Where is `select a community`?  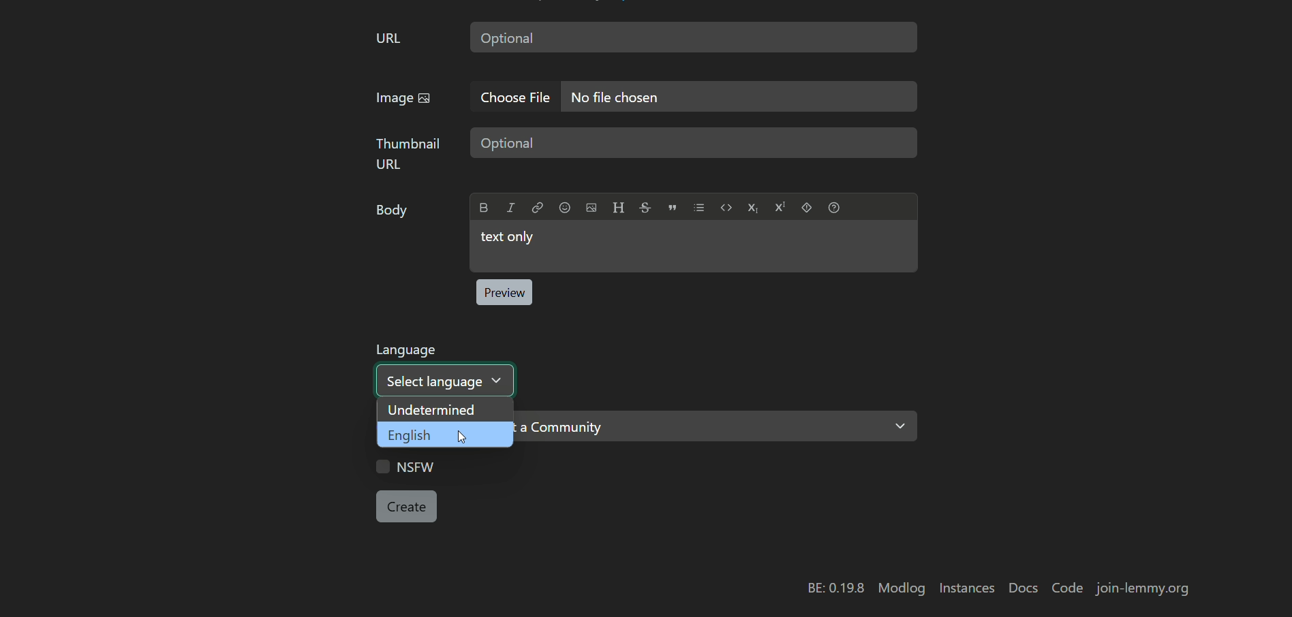
select a community is located at coordinates (718, 426).